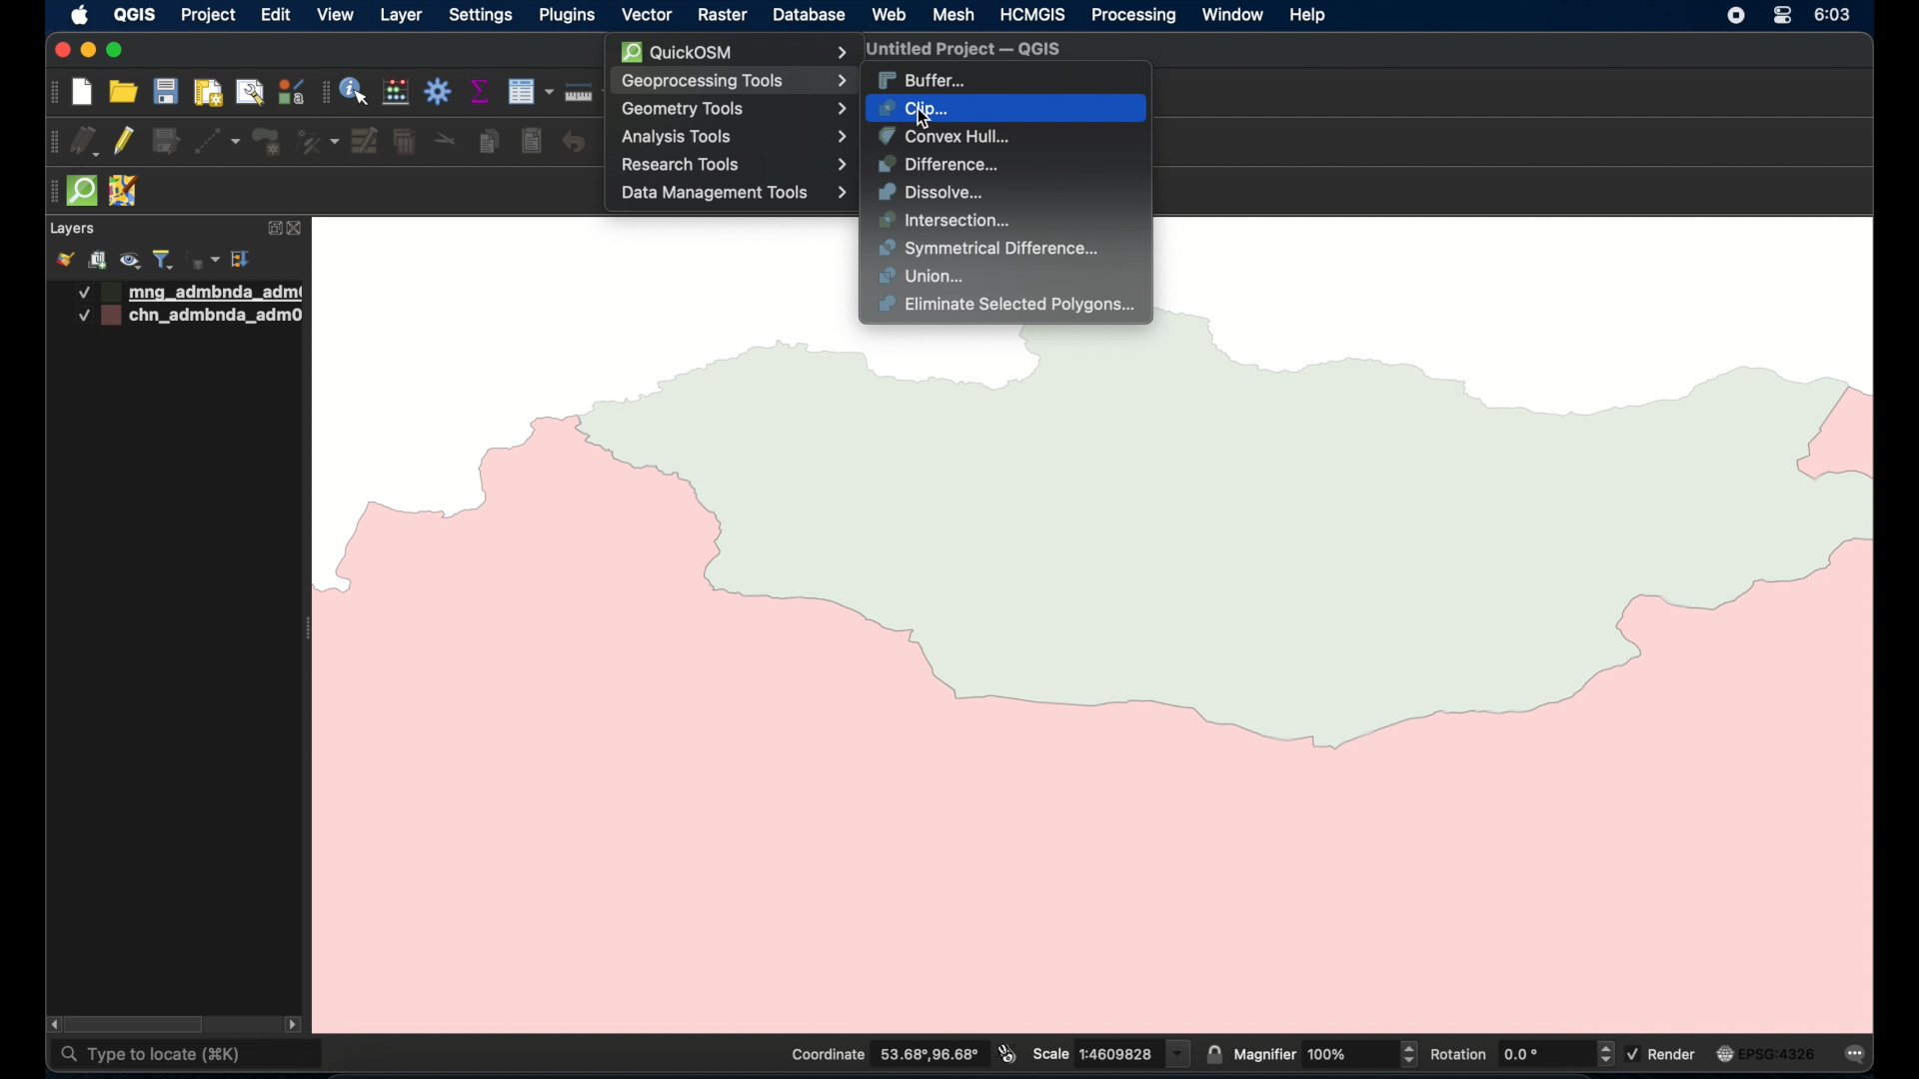 This screenshot has width=1919, height=1079. Describe the element at coordinates (122, 140) in the screenshot. I see `toggle editing` at that location.